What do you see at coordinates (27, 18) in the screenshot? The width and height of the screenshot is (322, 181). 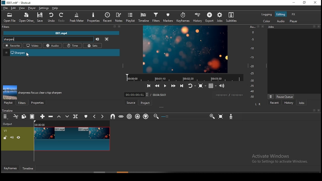 I see `open other` at bounding box center [27, 18].